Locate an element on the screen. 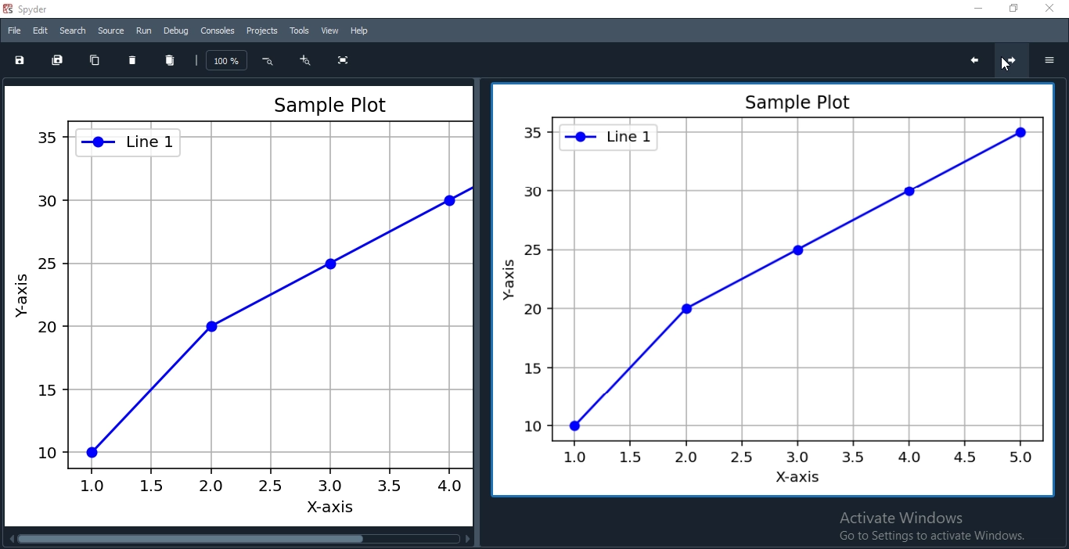  previous chat is located at coordinates (974, 61).